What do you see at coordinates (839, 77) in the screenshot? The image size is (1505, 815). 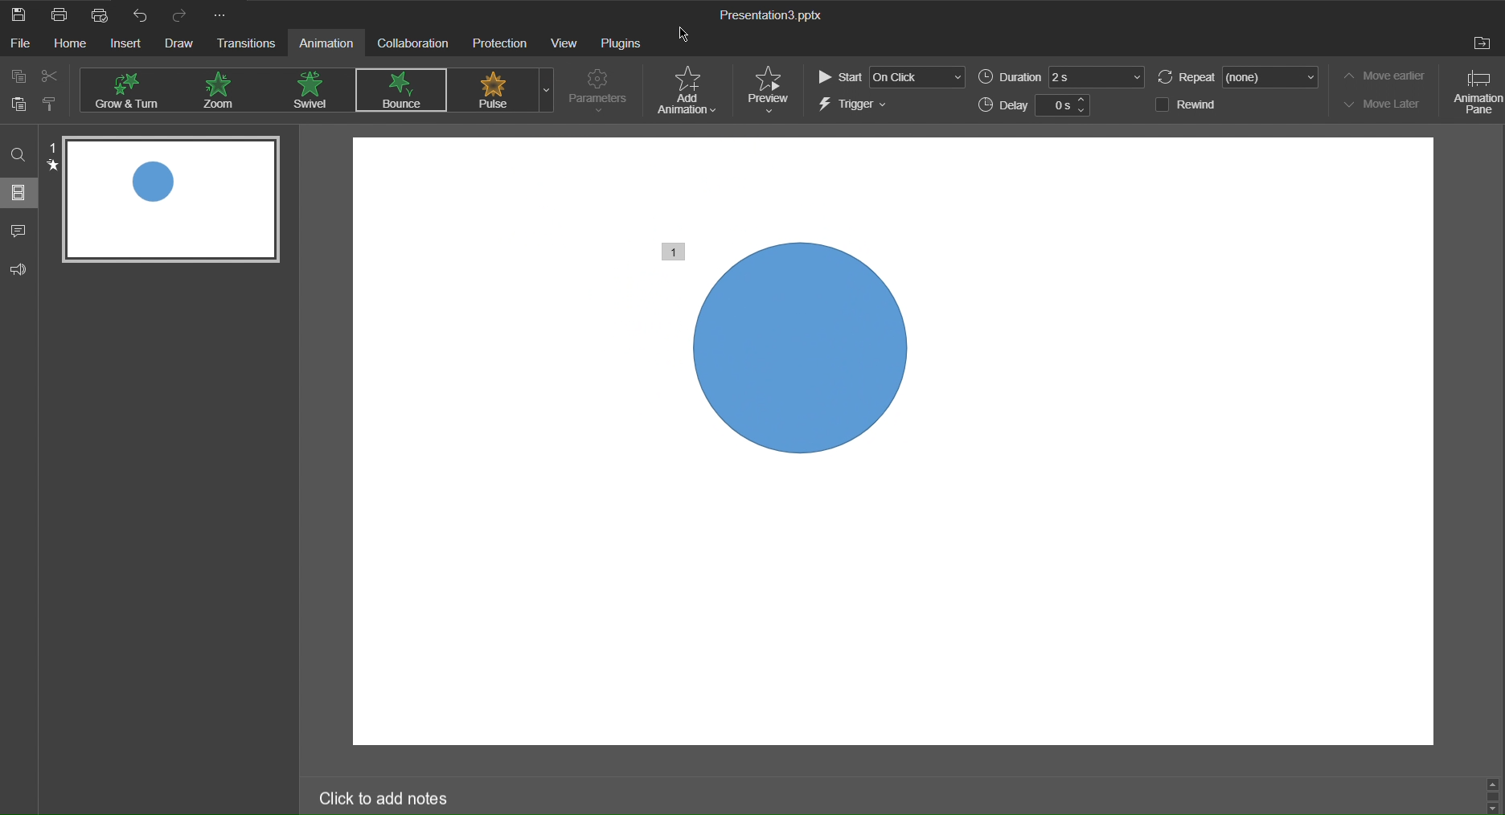 I see `Start: ` at bounding box center [839, 77].